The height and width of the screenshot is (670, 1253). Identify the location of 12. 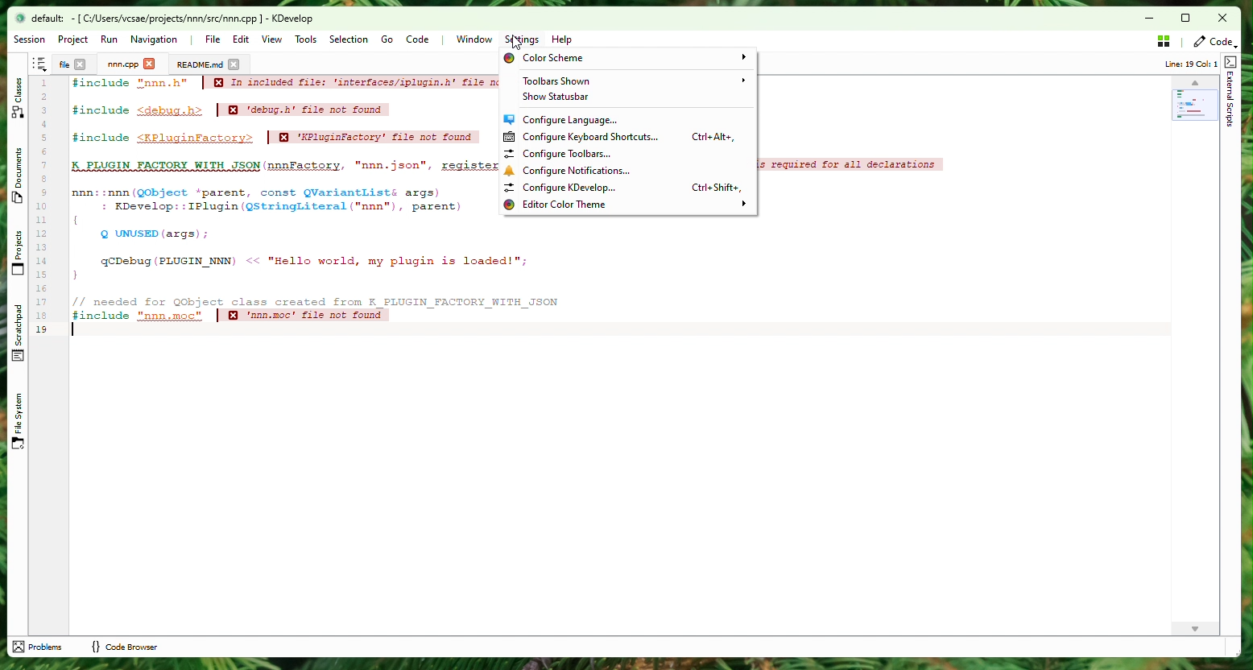
(43, 234).